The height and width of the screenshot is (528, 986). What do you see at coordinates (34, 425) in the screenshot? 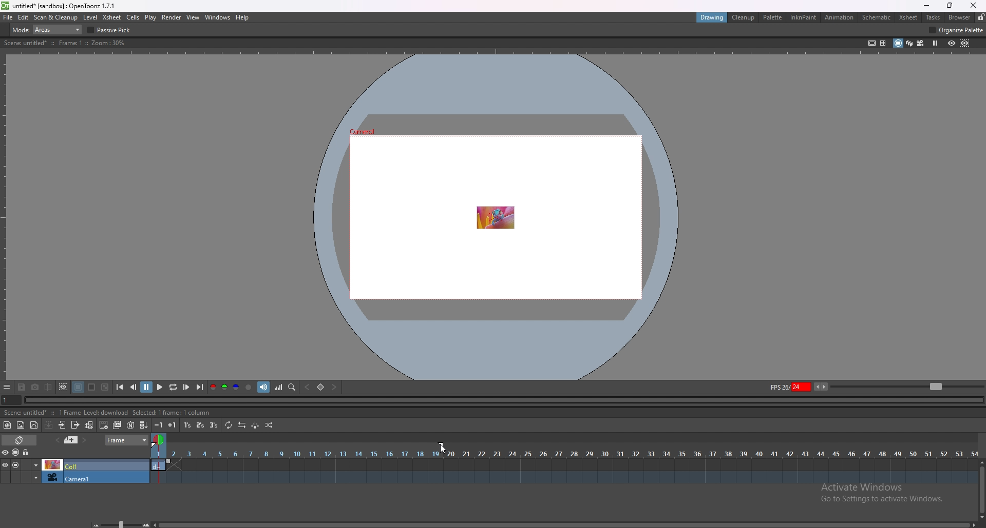
I see `new vector level` at bounding box center [34, 425].